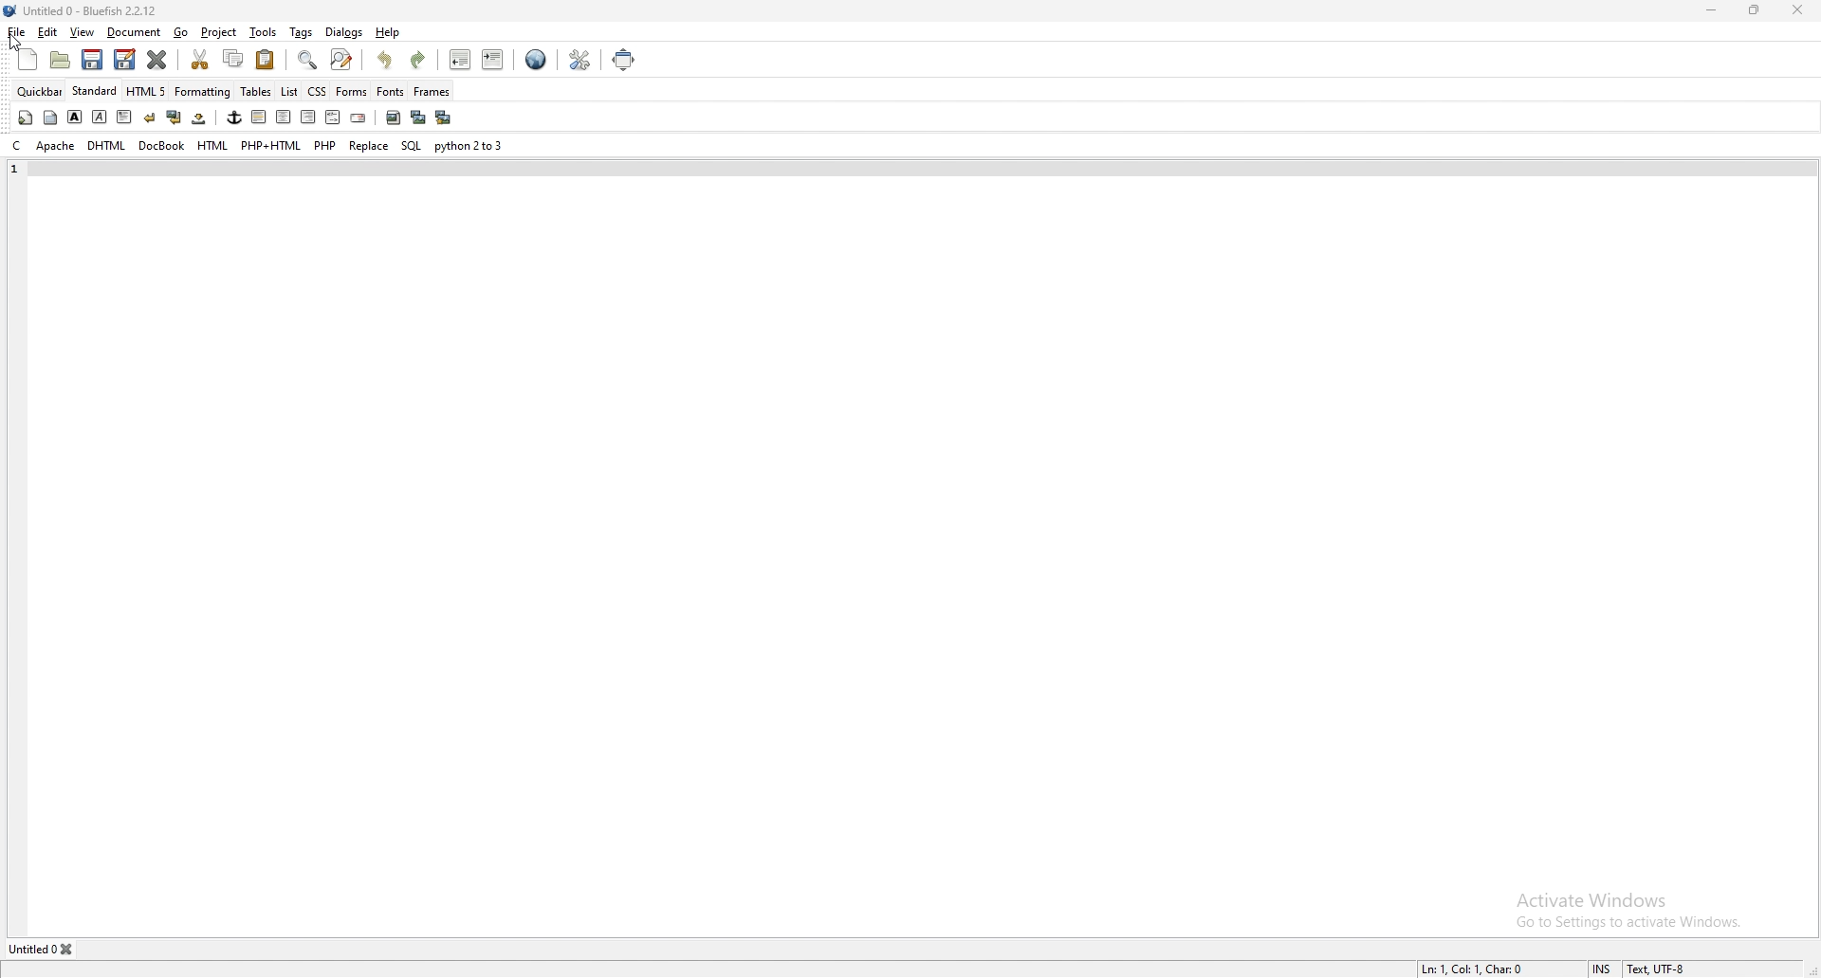 The image size is (1821, 978). What do you see at coordinates (309, 118) in the screenshot?
I see `right justify` at bounding box center [309, 118].